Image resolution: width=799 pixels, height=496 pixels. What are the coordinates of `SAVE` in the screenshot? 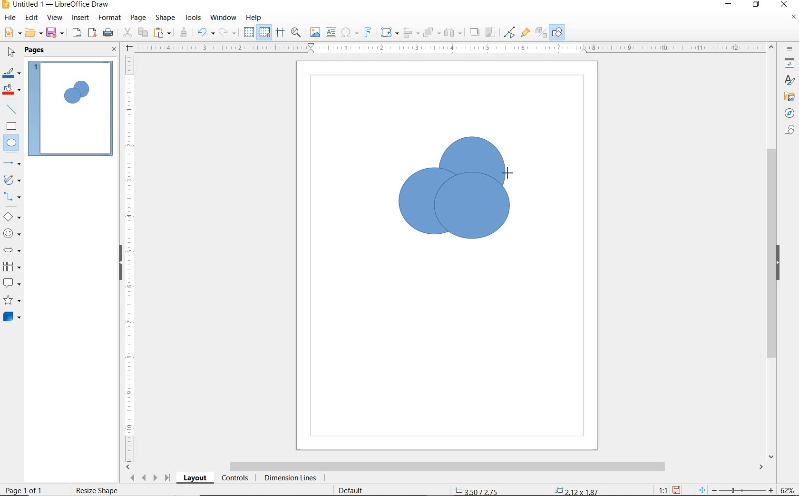 It's located at (678, 489).